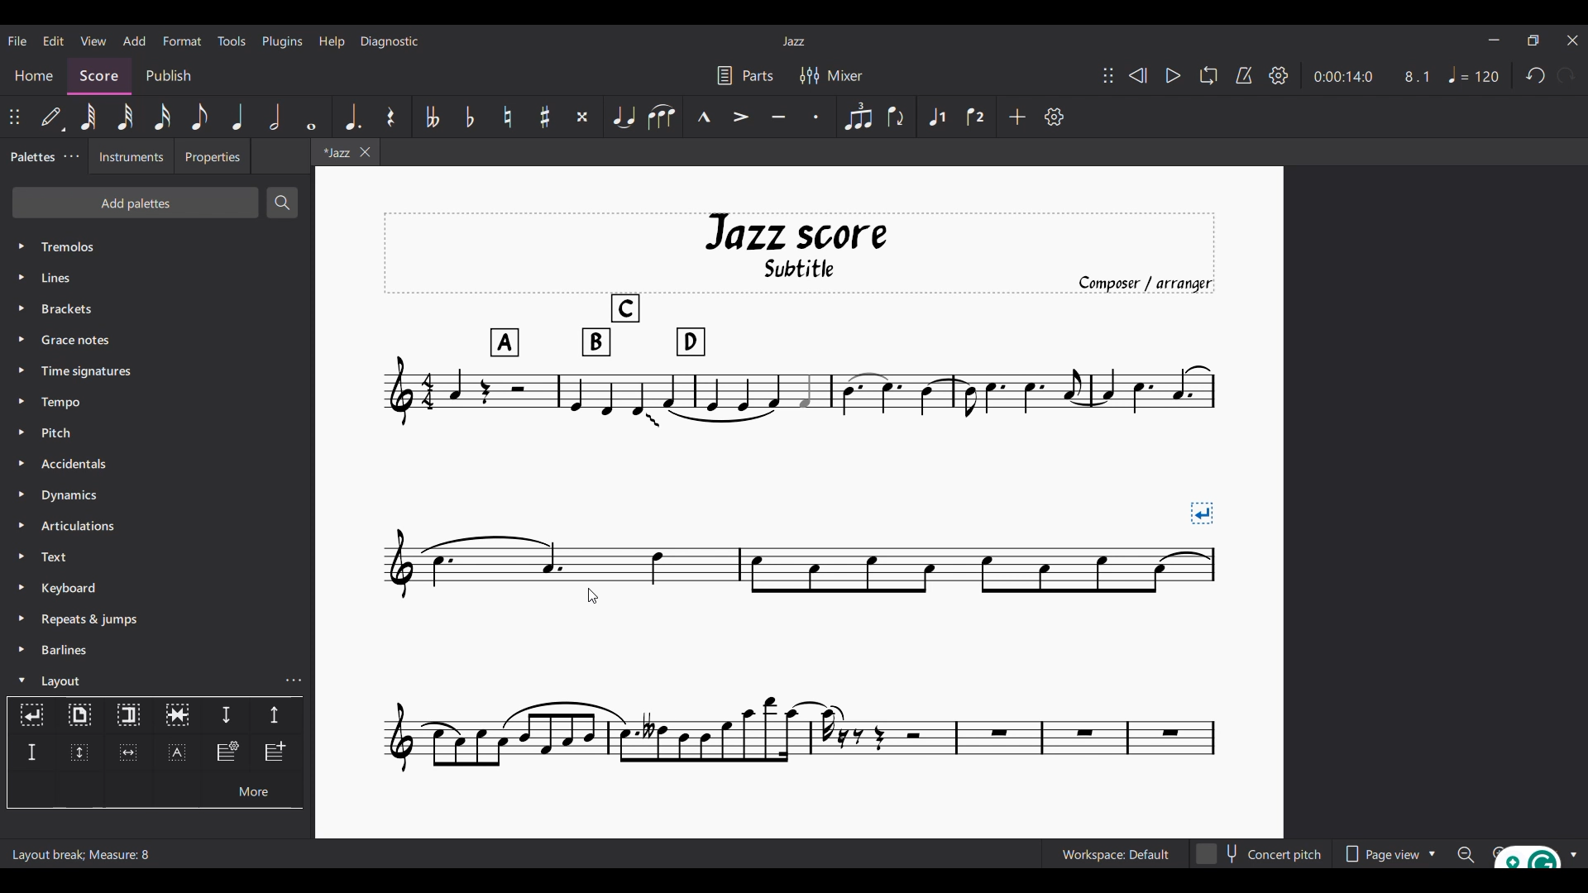  What do you see at coordinates (703, 117) in the screenshot?
I see `Marcato` at bounding box center [703, 117].